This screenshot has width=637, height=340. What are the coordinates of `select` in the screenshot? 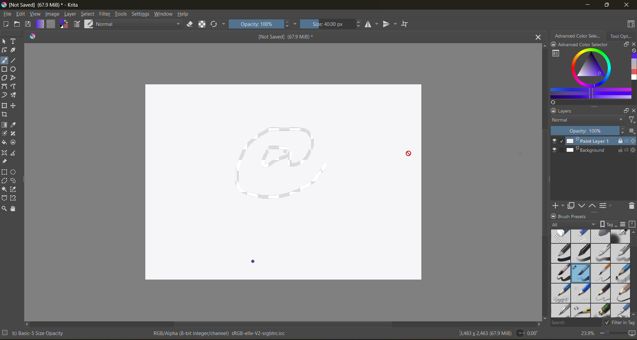 It's located at (4, 42).